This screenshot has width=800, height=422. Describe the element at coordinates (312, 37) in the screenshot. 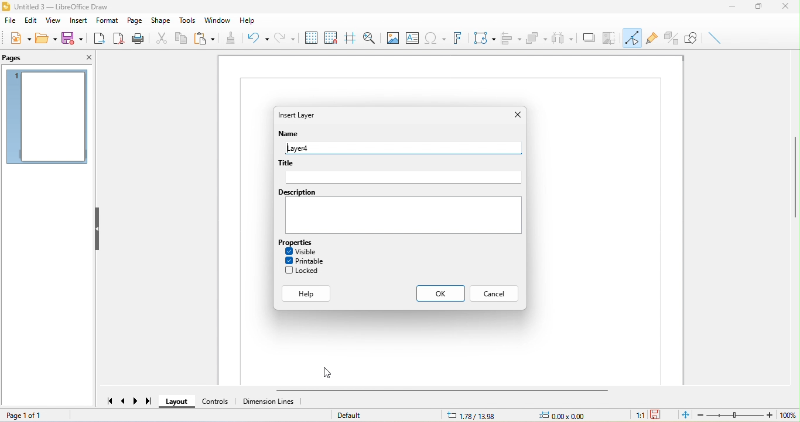

I see `display to grid` at that location.